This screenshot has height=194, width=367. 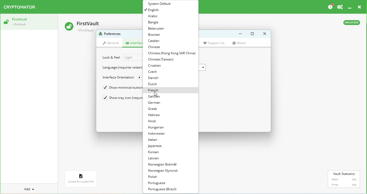 What do you see at coordinates (340, 7) in the screenshot?
I see `Preferences` at bounding box center [340, 7].